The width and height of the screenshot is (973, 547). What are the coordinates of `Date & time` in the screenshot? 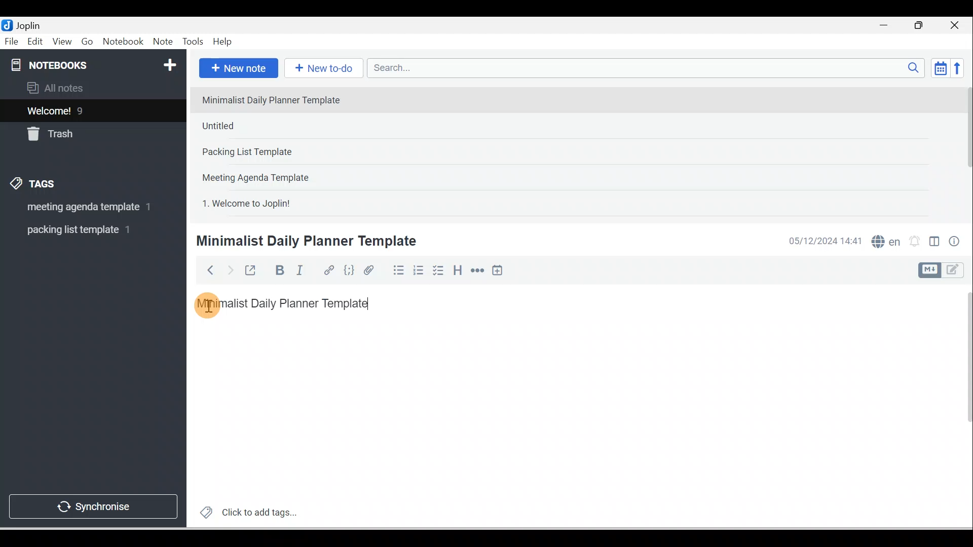 It's located at (824, 241).